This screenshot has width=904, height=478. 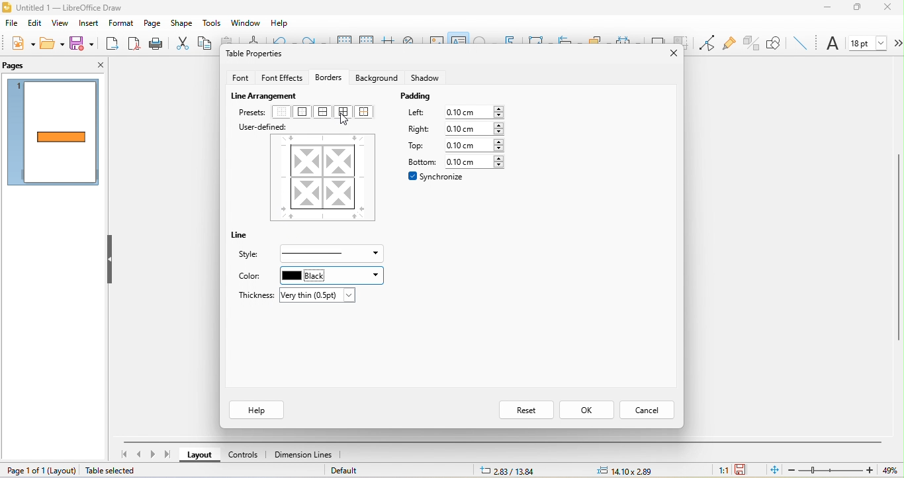 What do you see at coordinates (54, 44) in the screenshot?
I see `open` at bounding box center [54, 44].